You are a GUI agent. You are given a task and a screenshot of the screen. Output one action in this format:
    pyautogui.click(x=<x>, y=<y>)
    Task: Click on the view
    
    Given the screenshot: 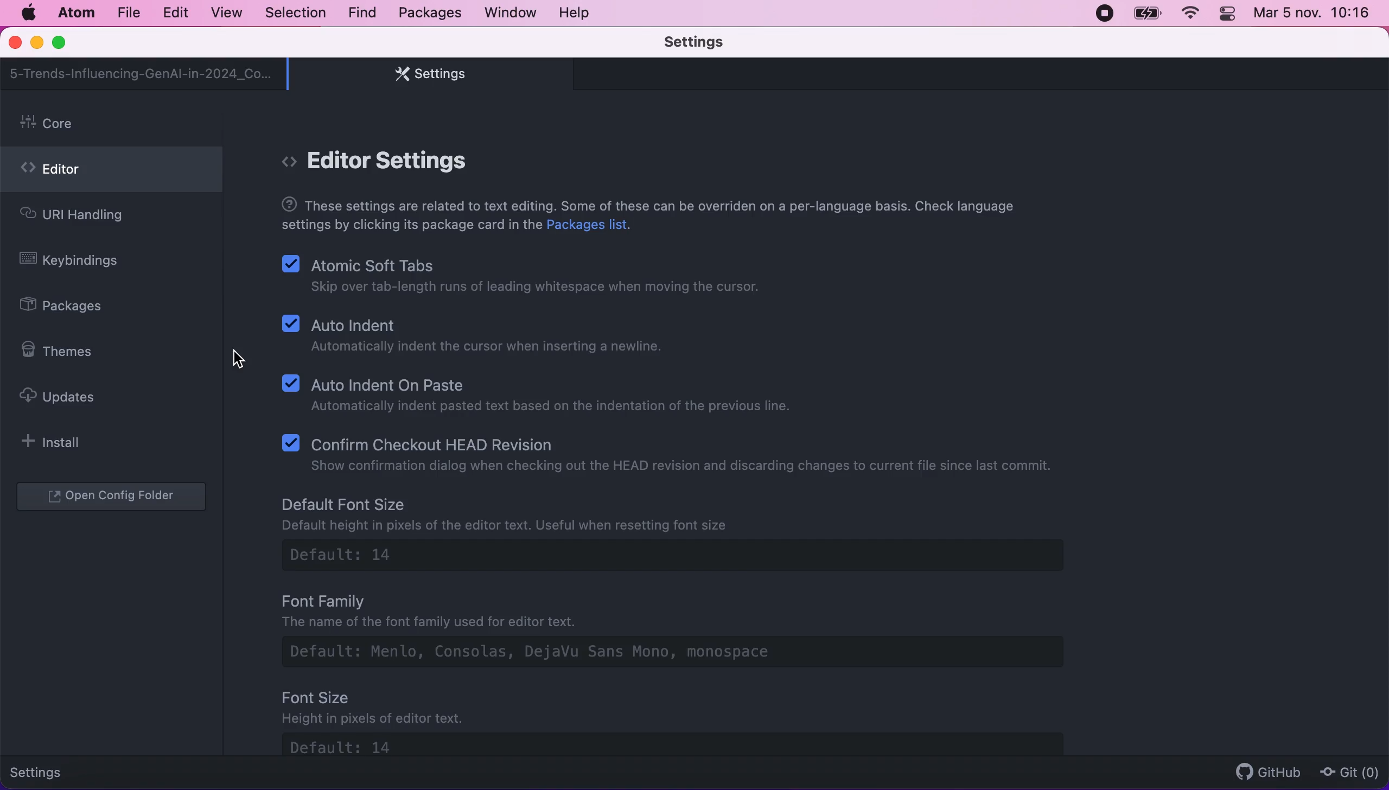 What is the action you would take?
    pyautogui.click(x=223, y=13)
    